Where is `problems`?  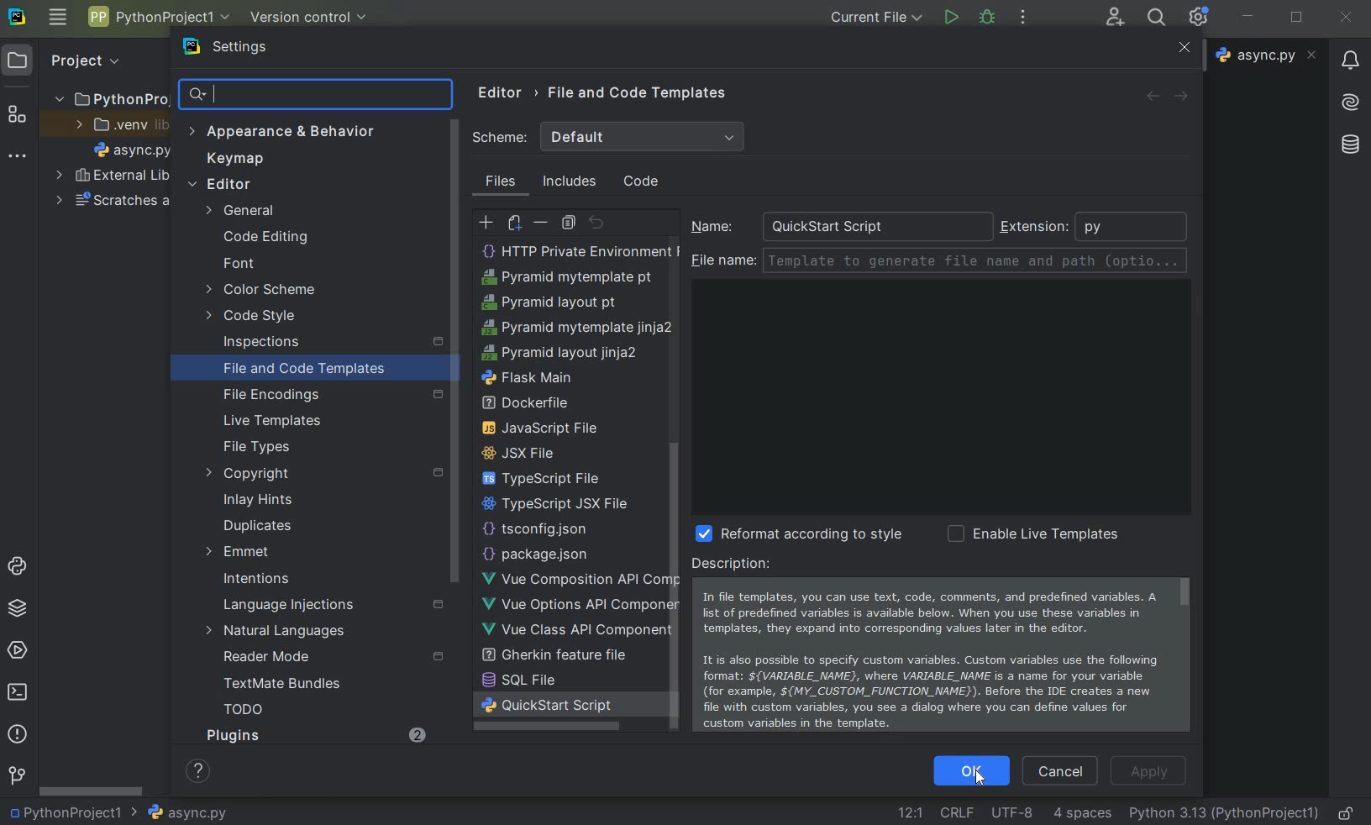
problems is located at coordinates (17, 733).